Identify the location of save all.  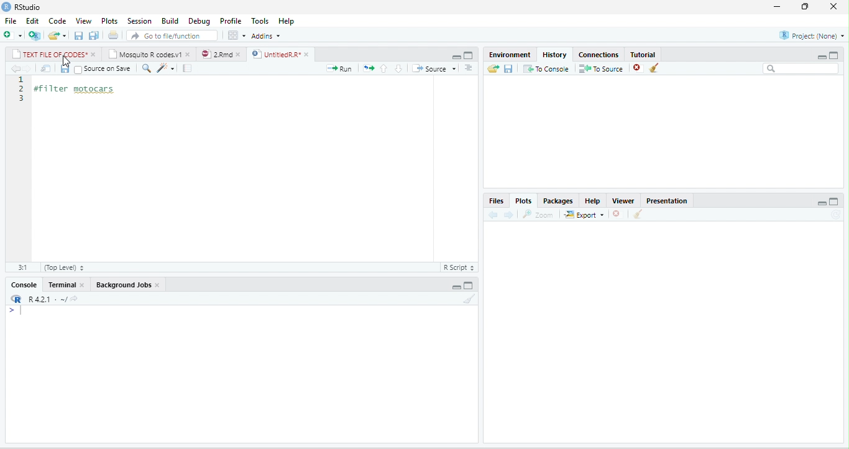
(93, 35).